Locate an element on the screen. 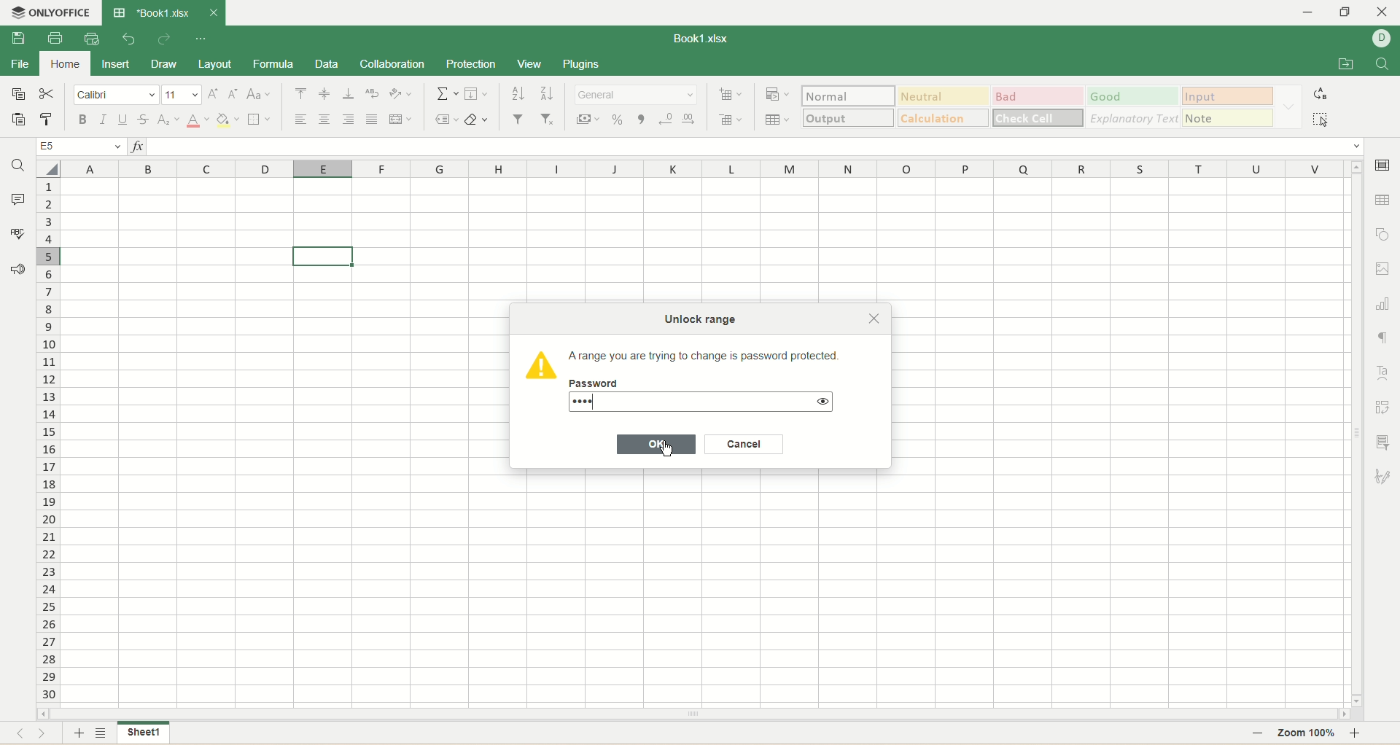 This screenshot has width=1400, height=745. text art settings is located at coordinates (1383, 373).